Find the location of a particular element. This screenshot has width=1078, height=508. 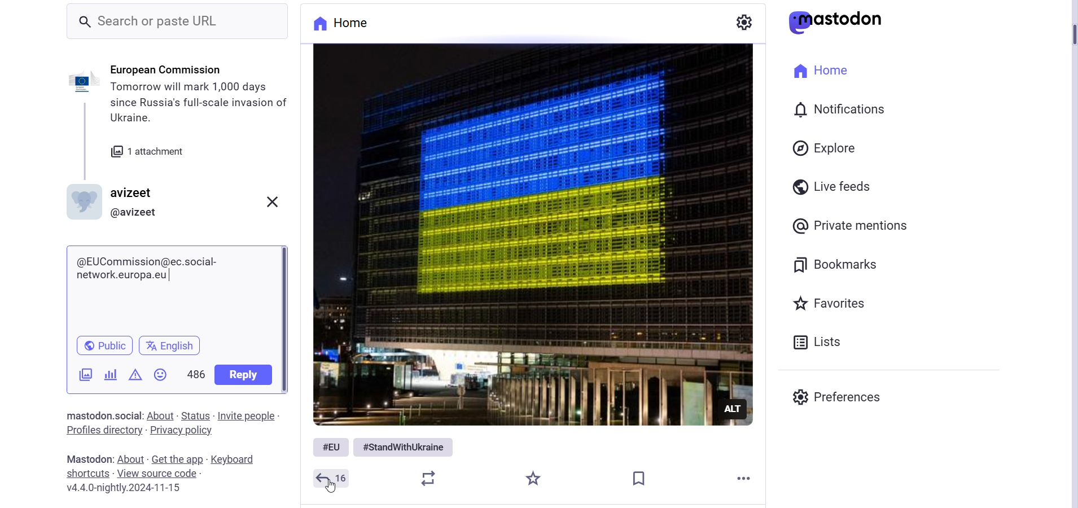

Logo is located at coordinates (839, 22).